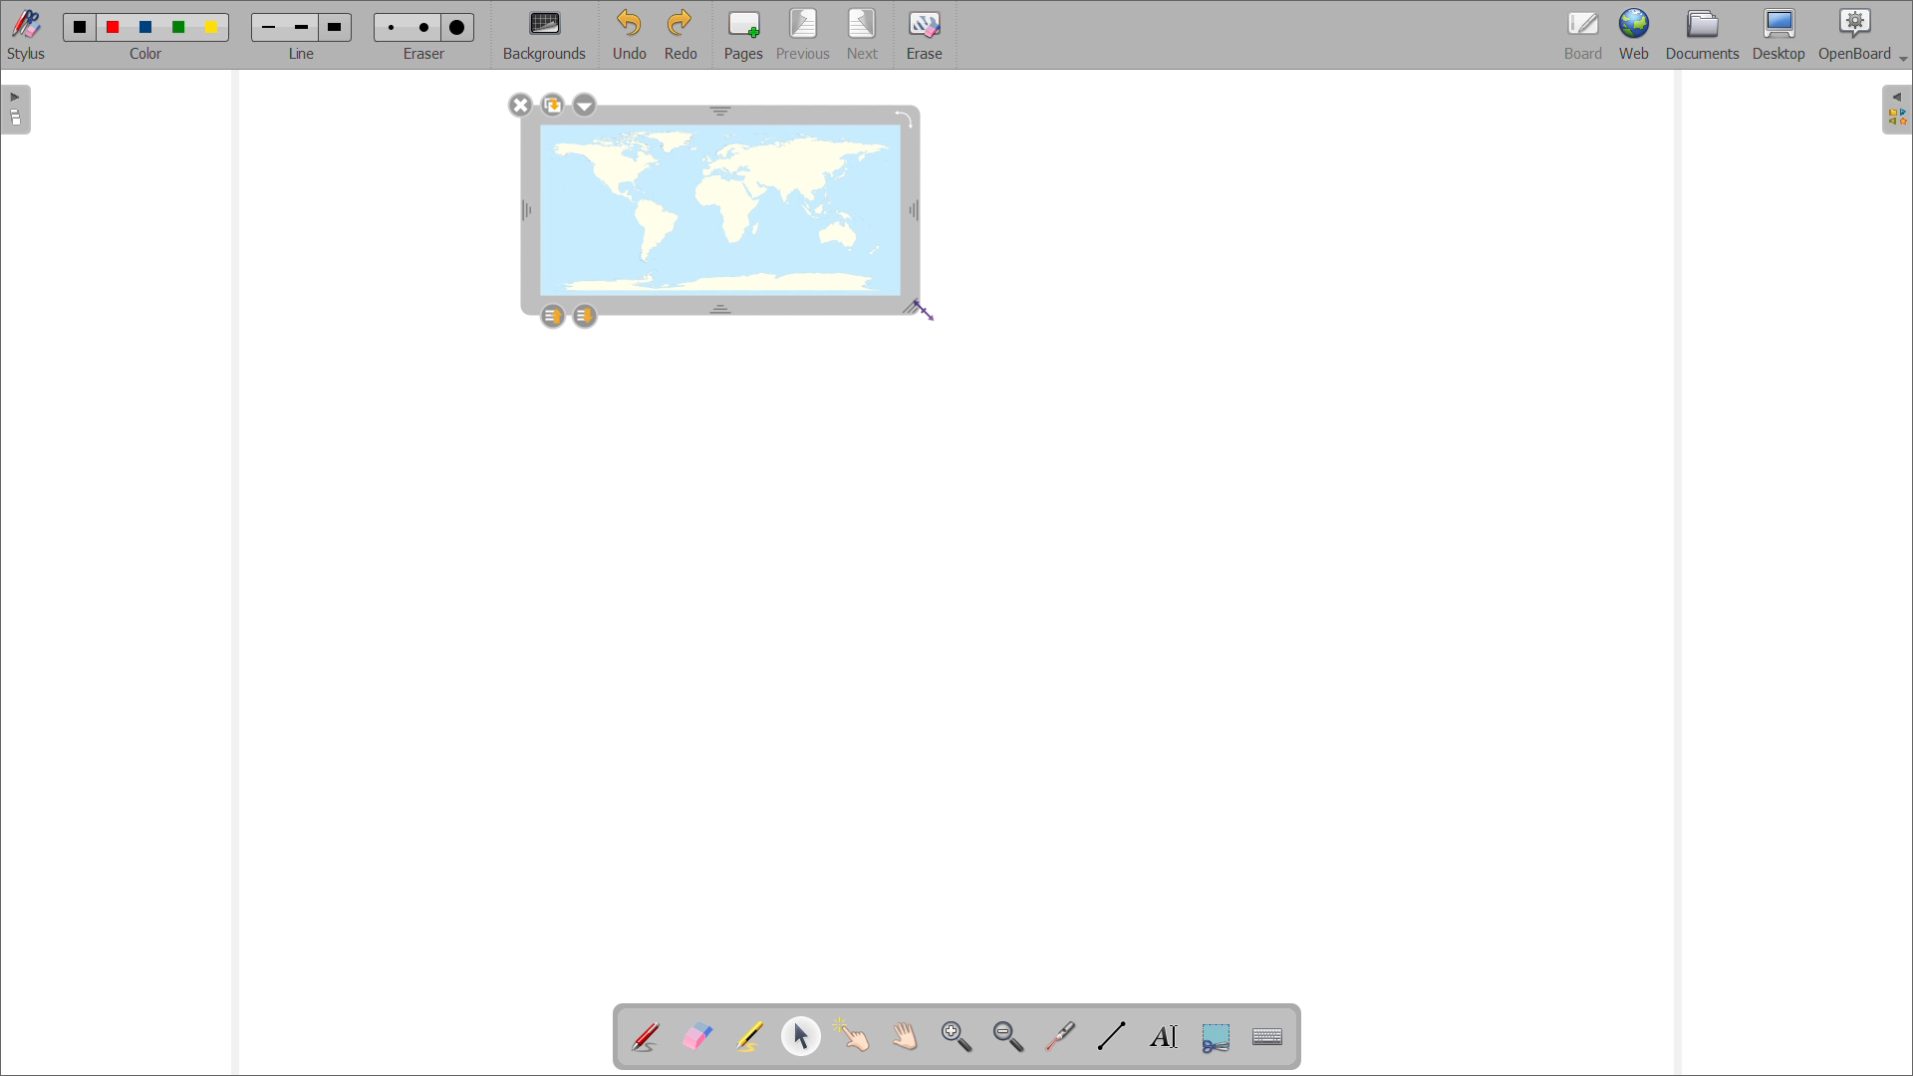 This screenshot has height=1076, width=1913. Describe the element at coordinates (1779, 36) in the screenshot. I see `desktop` at that location.